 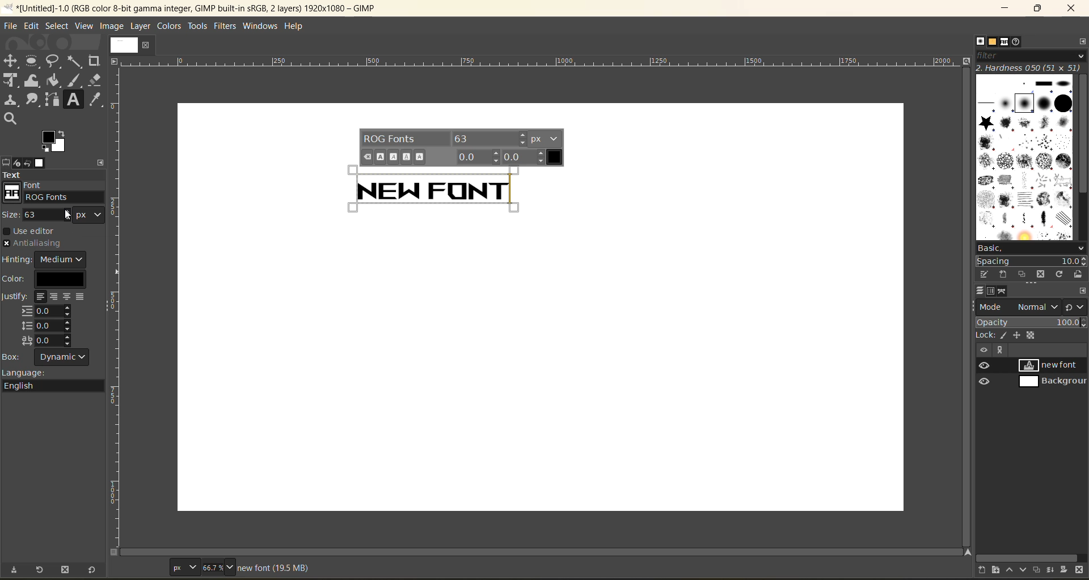 What do you see at coordinates (1082, 135) in the screenshot?
I see `vertical scroll bar` at bounding box center [1082, 135].